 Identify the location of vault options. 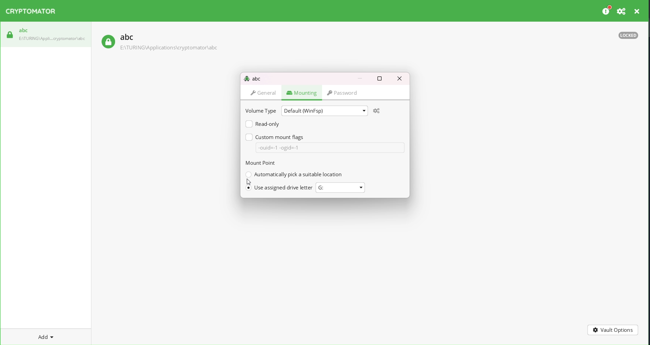
(612, 329).